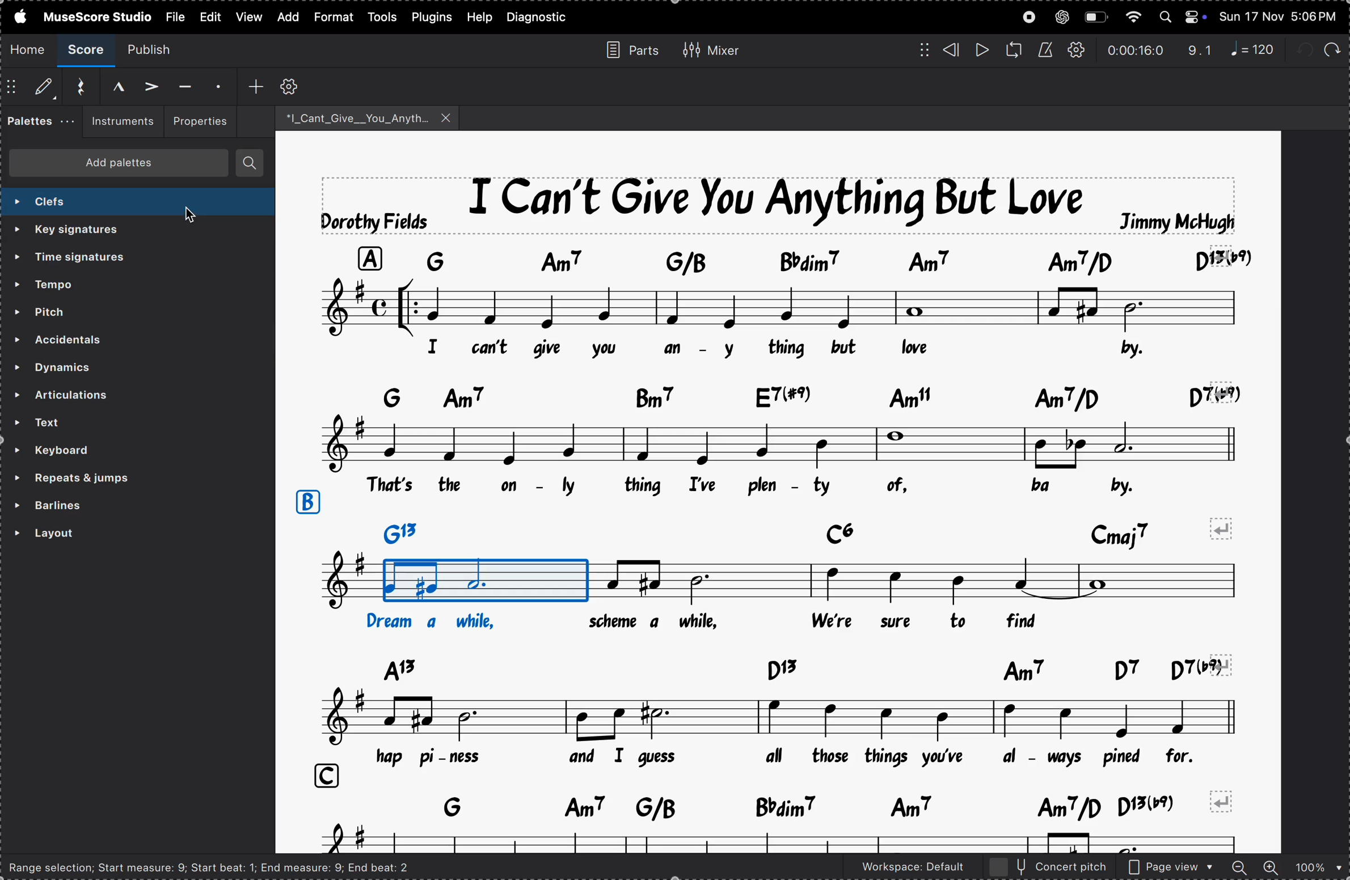 Image resolution: width=1350 pixels, height=880 pixels. Describe the element at coordinates (108, 85) in the screenshot. I see `Marcato` at that location.